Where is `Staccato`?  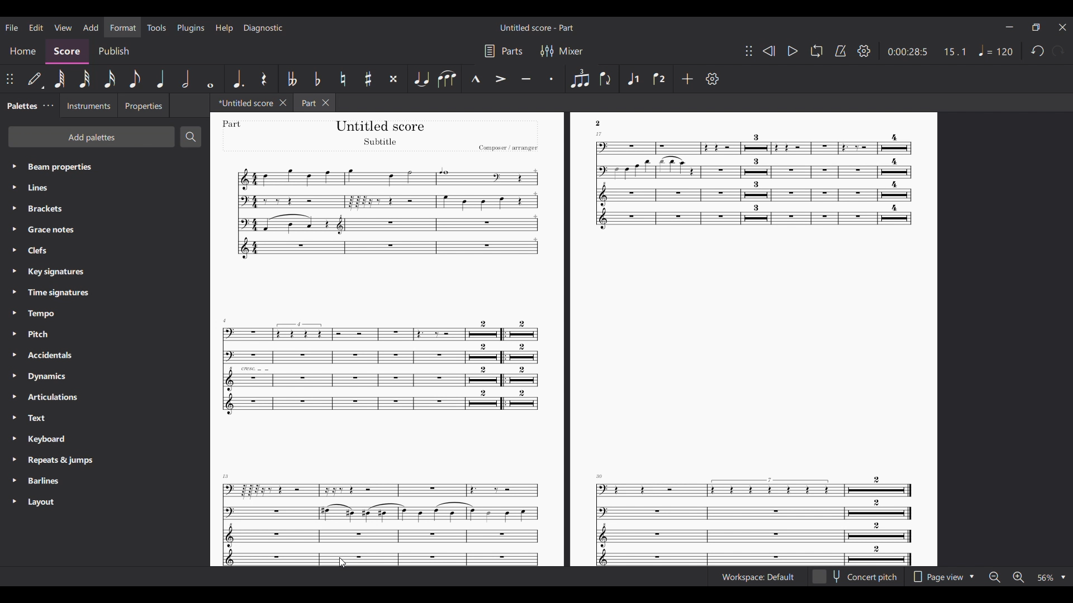 Staccato is located at coordinates (552, 79).